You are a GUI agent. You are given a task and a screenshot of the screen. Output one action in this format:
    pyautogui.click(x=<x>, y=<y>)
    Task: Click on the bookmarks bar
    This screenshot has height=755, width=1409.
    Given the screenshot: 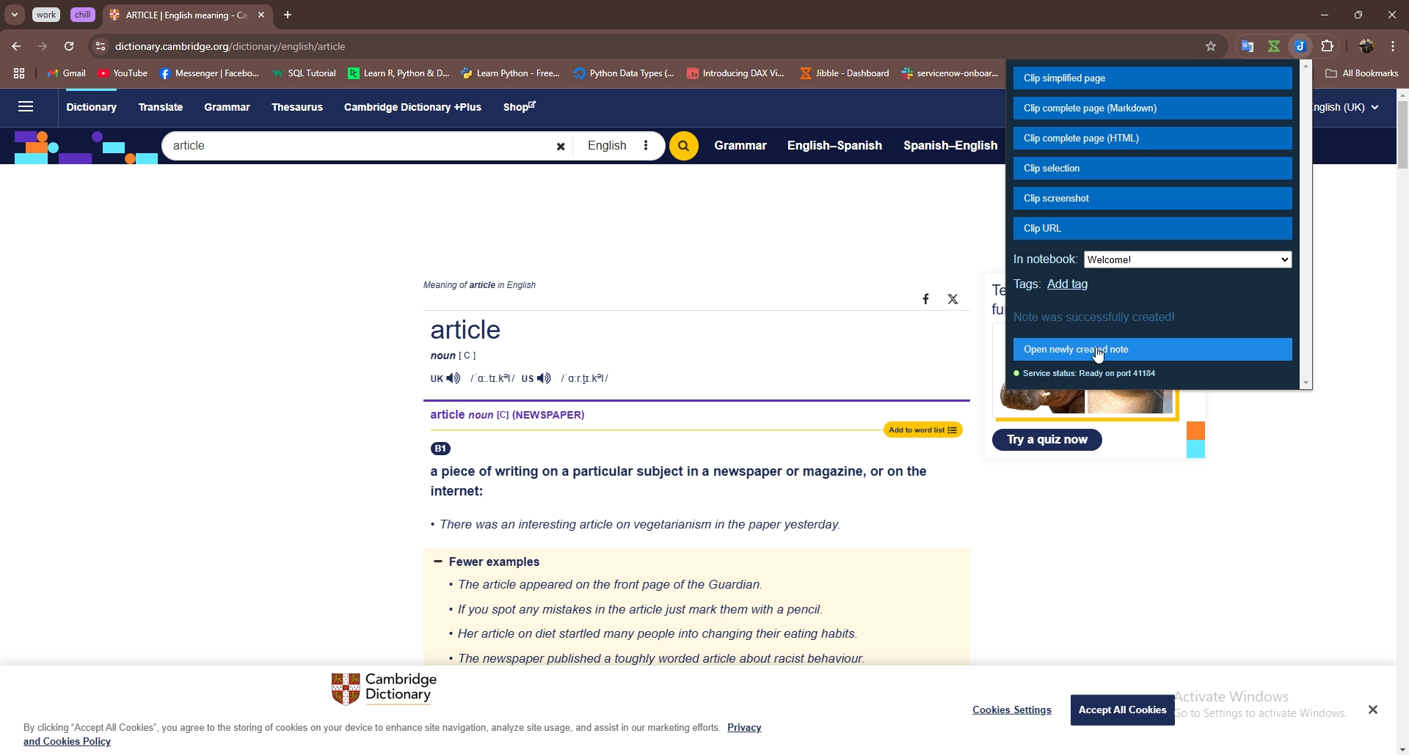 What is the action you would take?
    pyautogui.click(x=525, y=72)
    